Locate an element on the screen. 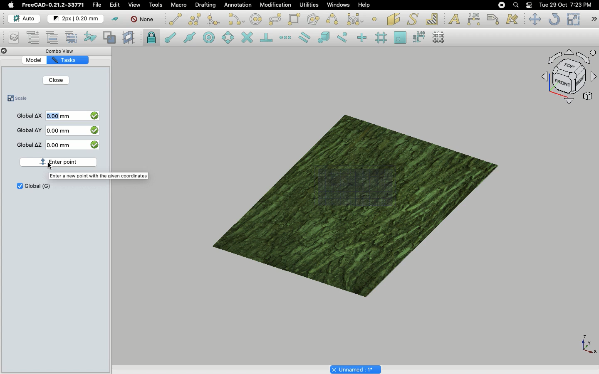 The image size is (599, 374). Rectangle is located at coordinates (294, 19).